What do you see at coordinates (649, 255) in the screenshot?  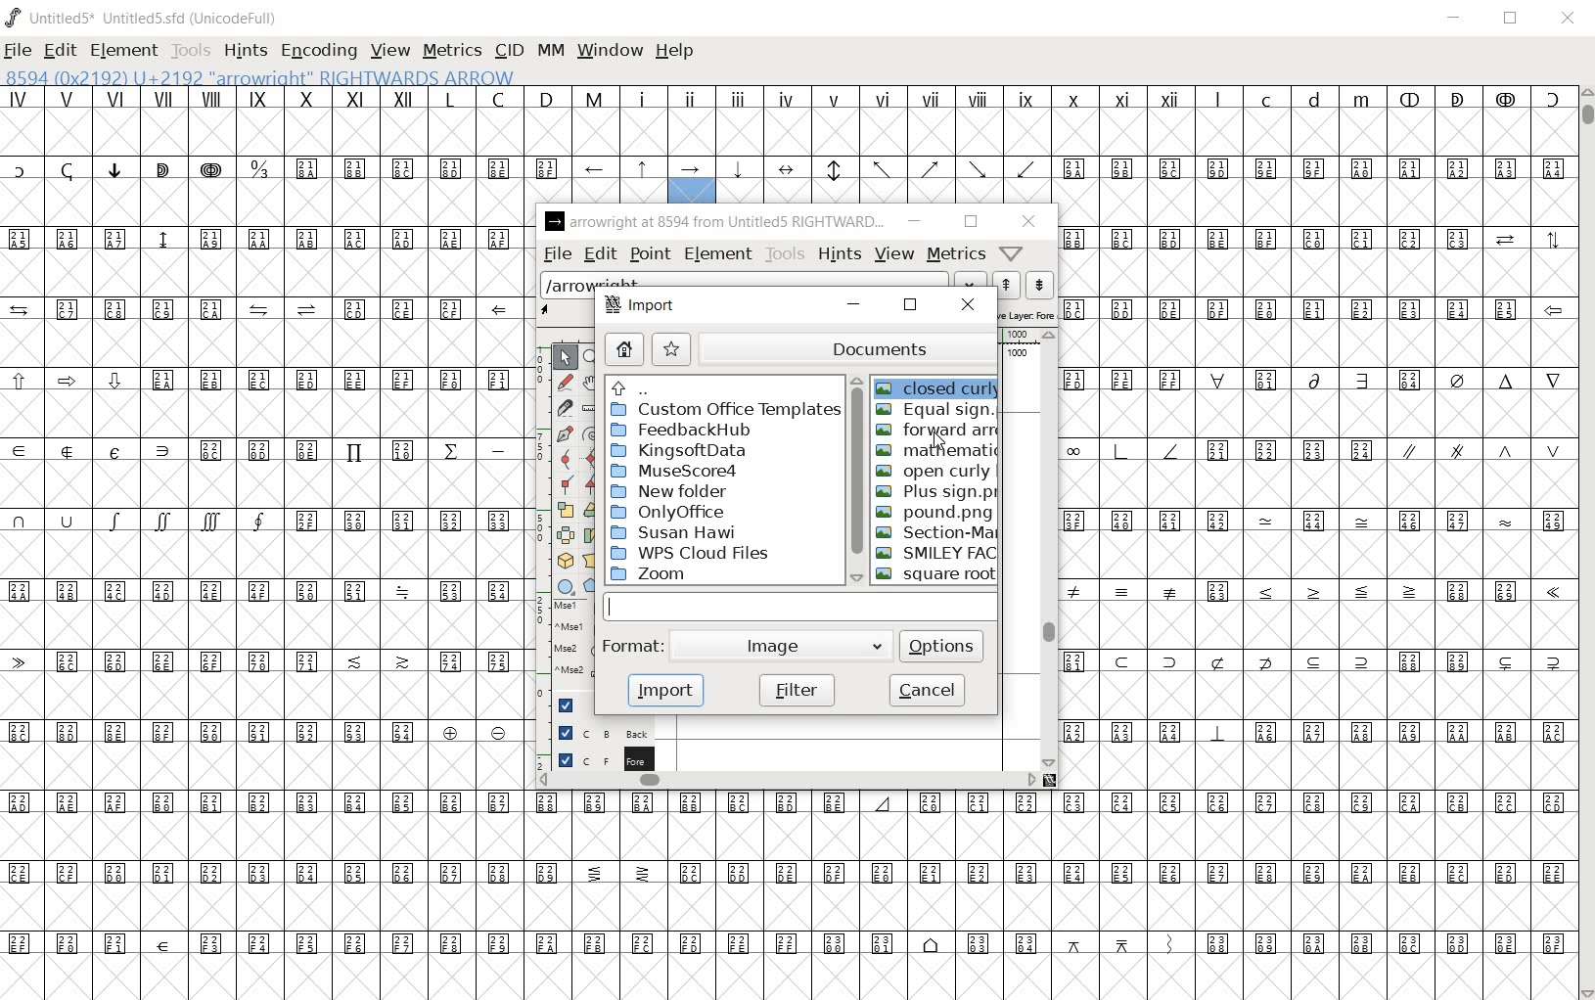 I see `point` at bounding box center [649, 255].